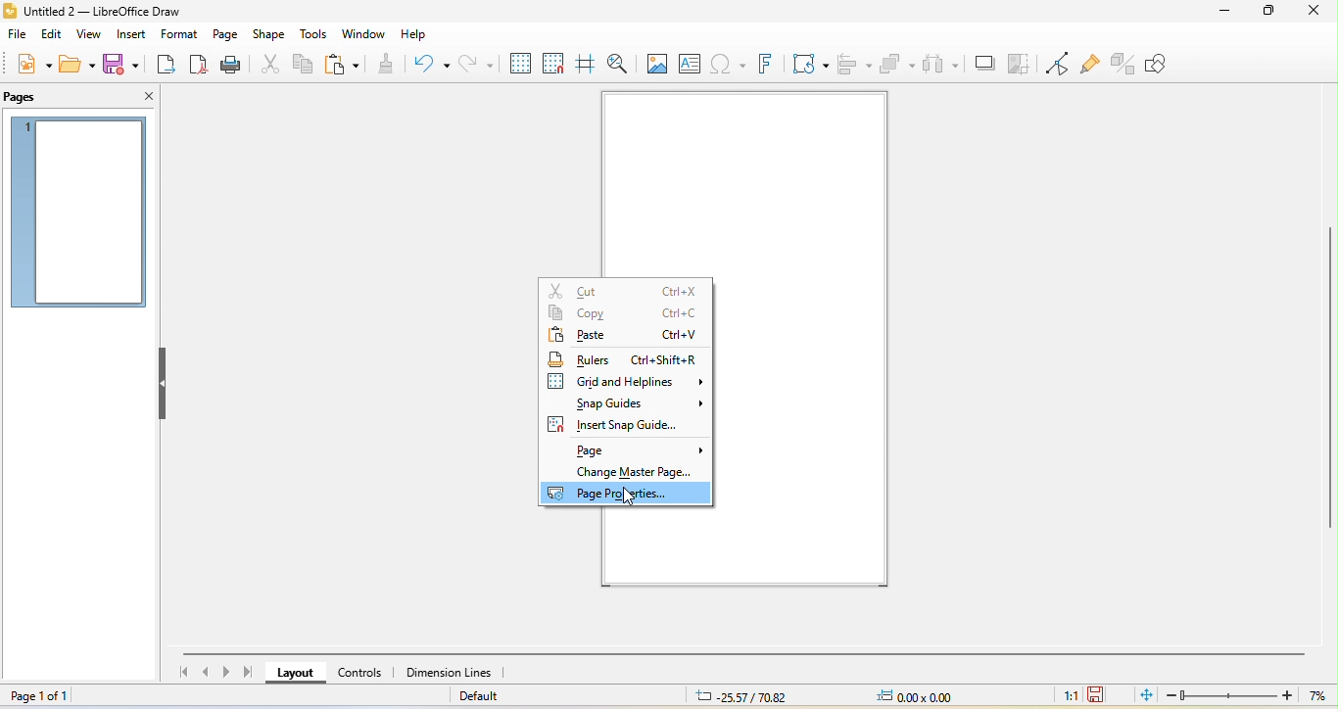  What do you see at coordinates (387, 64) in the screenshot?
I see `clone formatting` at bounding box center [387, 64].